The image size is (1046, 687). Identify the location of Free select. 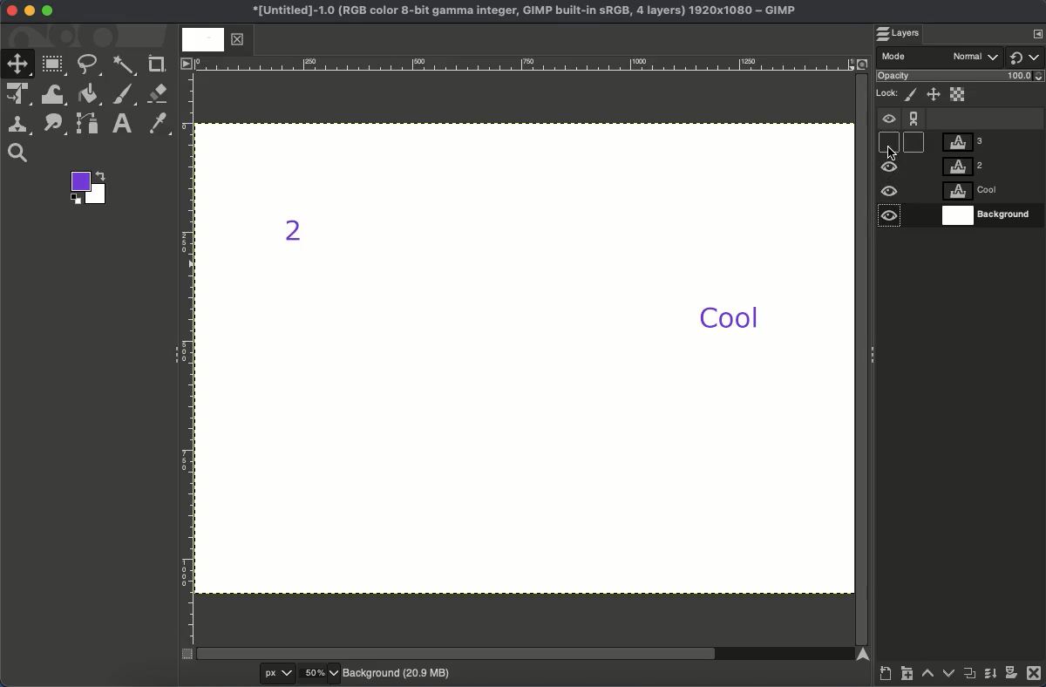
(92, 65).